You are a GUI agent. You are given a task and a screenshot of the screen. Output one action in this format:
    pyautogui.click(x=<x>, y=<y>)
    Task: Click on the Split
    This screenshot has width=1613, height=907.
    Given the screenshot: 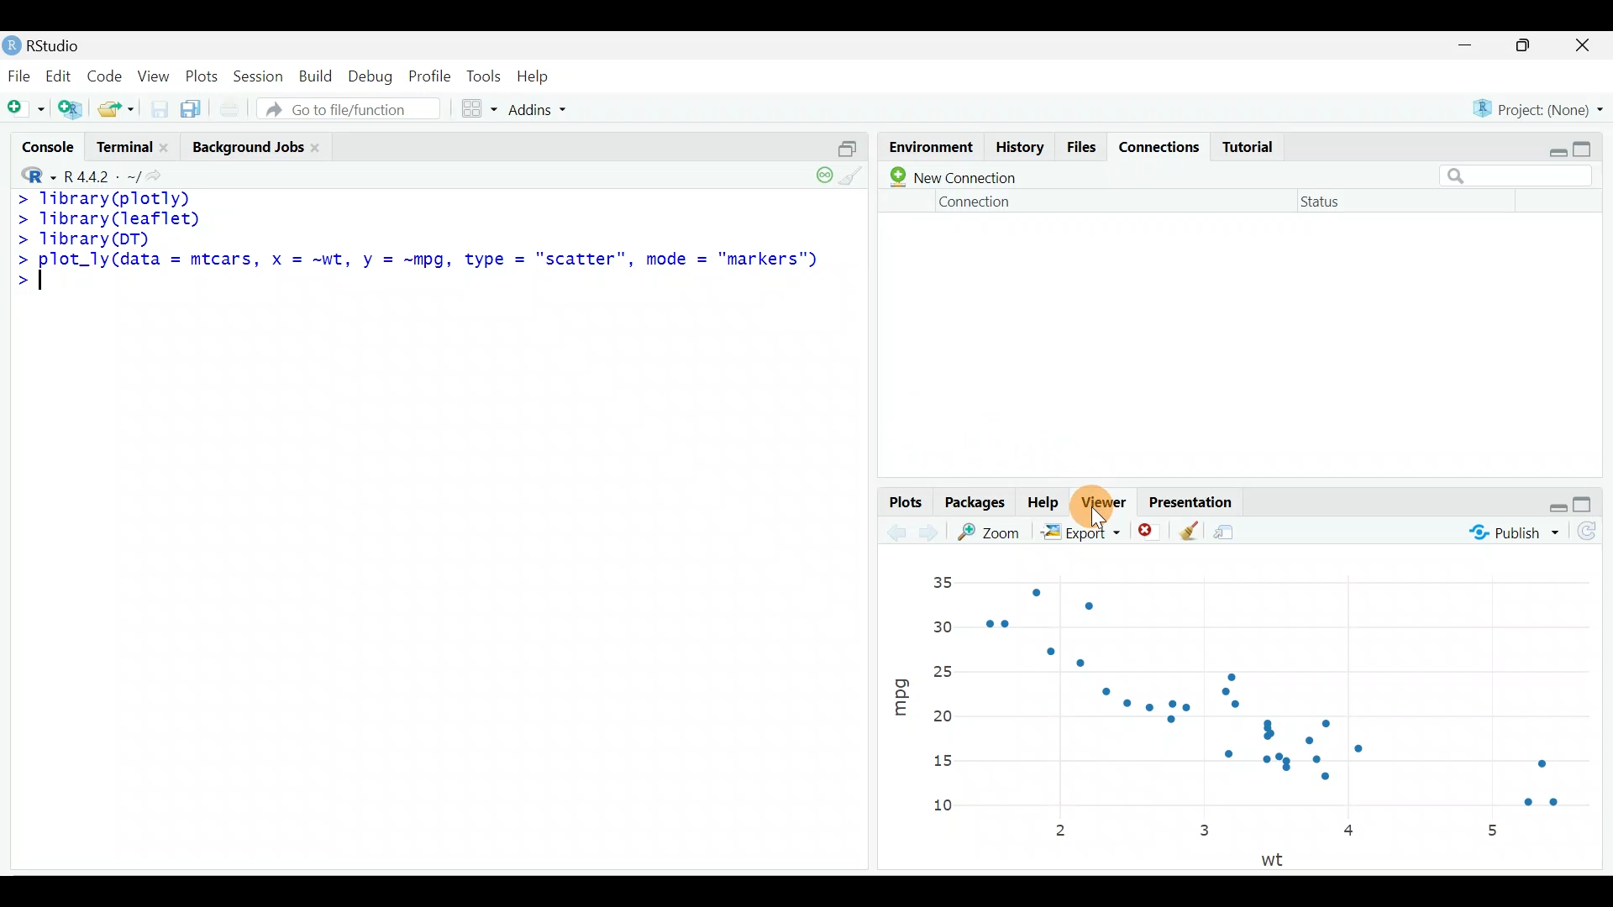 What is the action you would take?
    pyautogui.click(x=843, y=149)
    